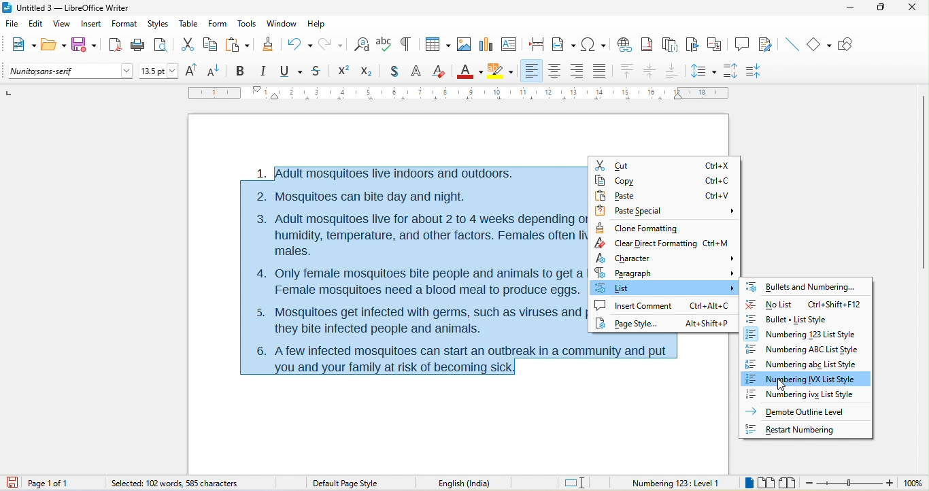 The image size is (929, 491). Describe the element at coordinates (664, 163) in the screenshot. I see `cut` at that location.